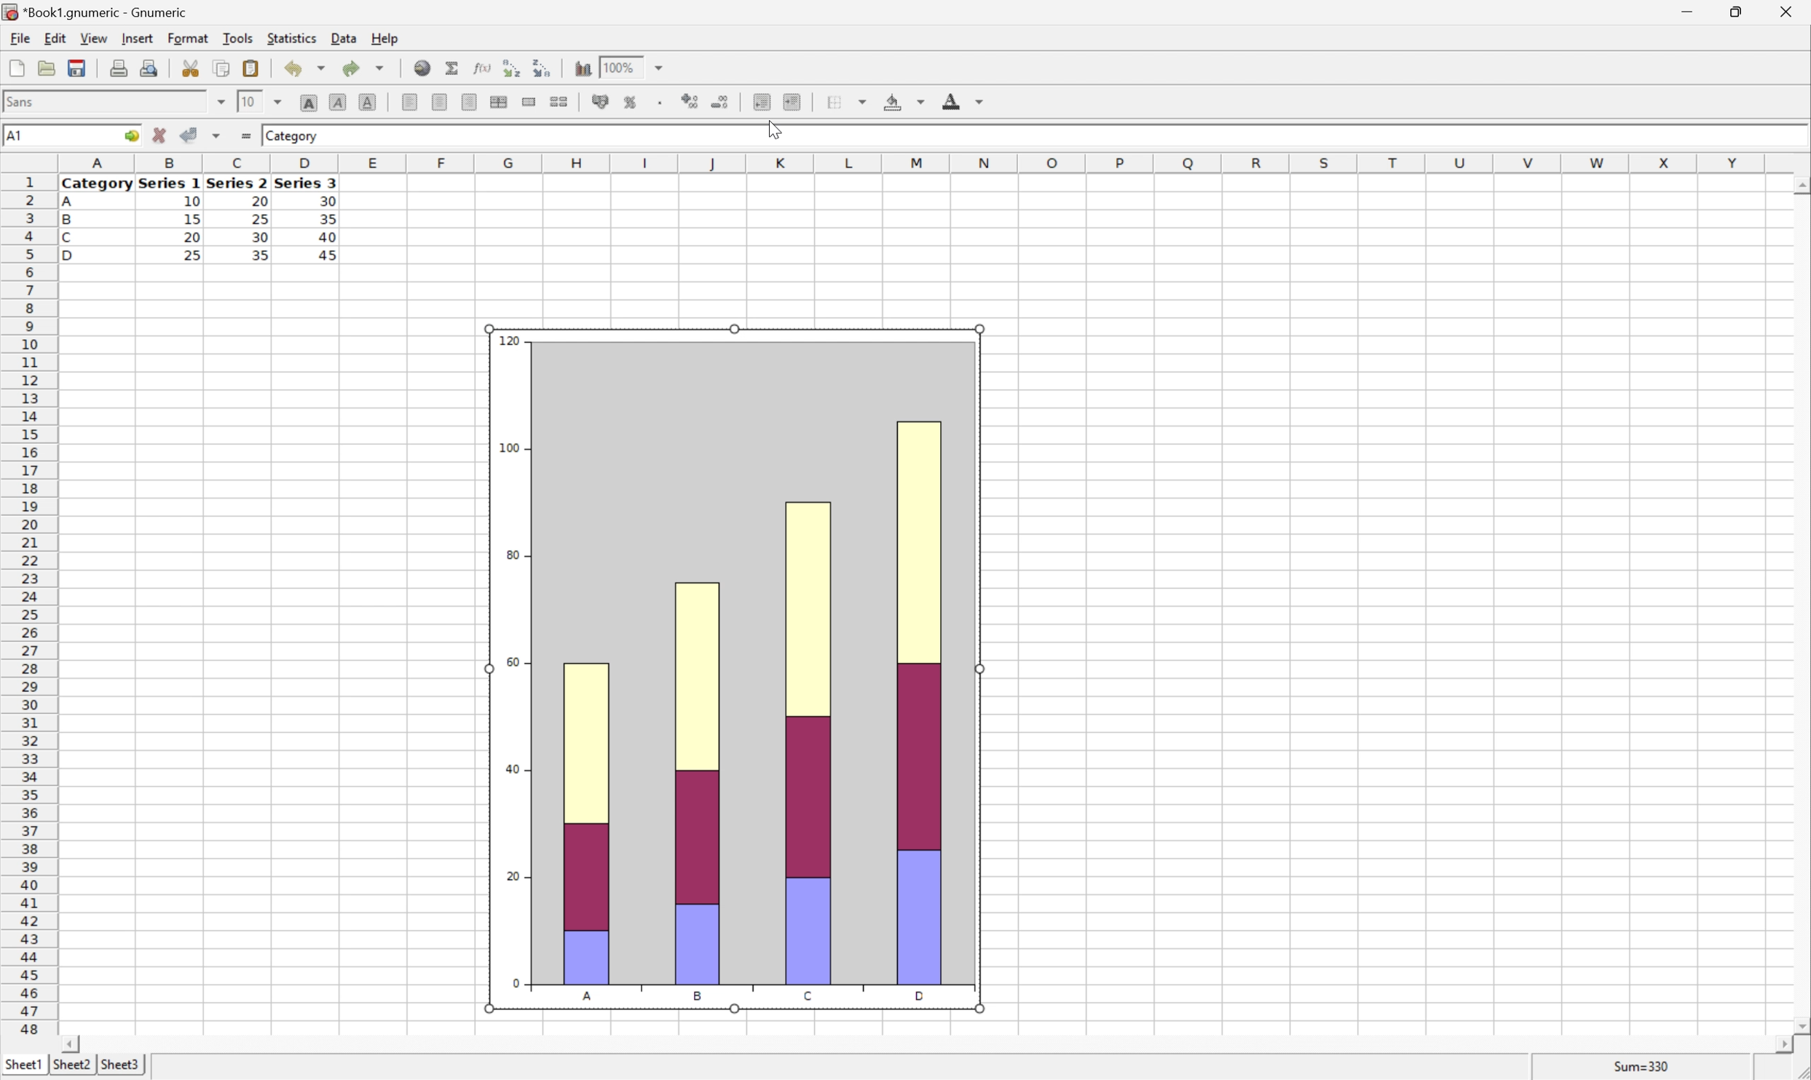 This screenshot has width=1811, height=1080. I want to click on Insert, so click(138, 39).